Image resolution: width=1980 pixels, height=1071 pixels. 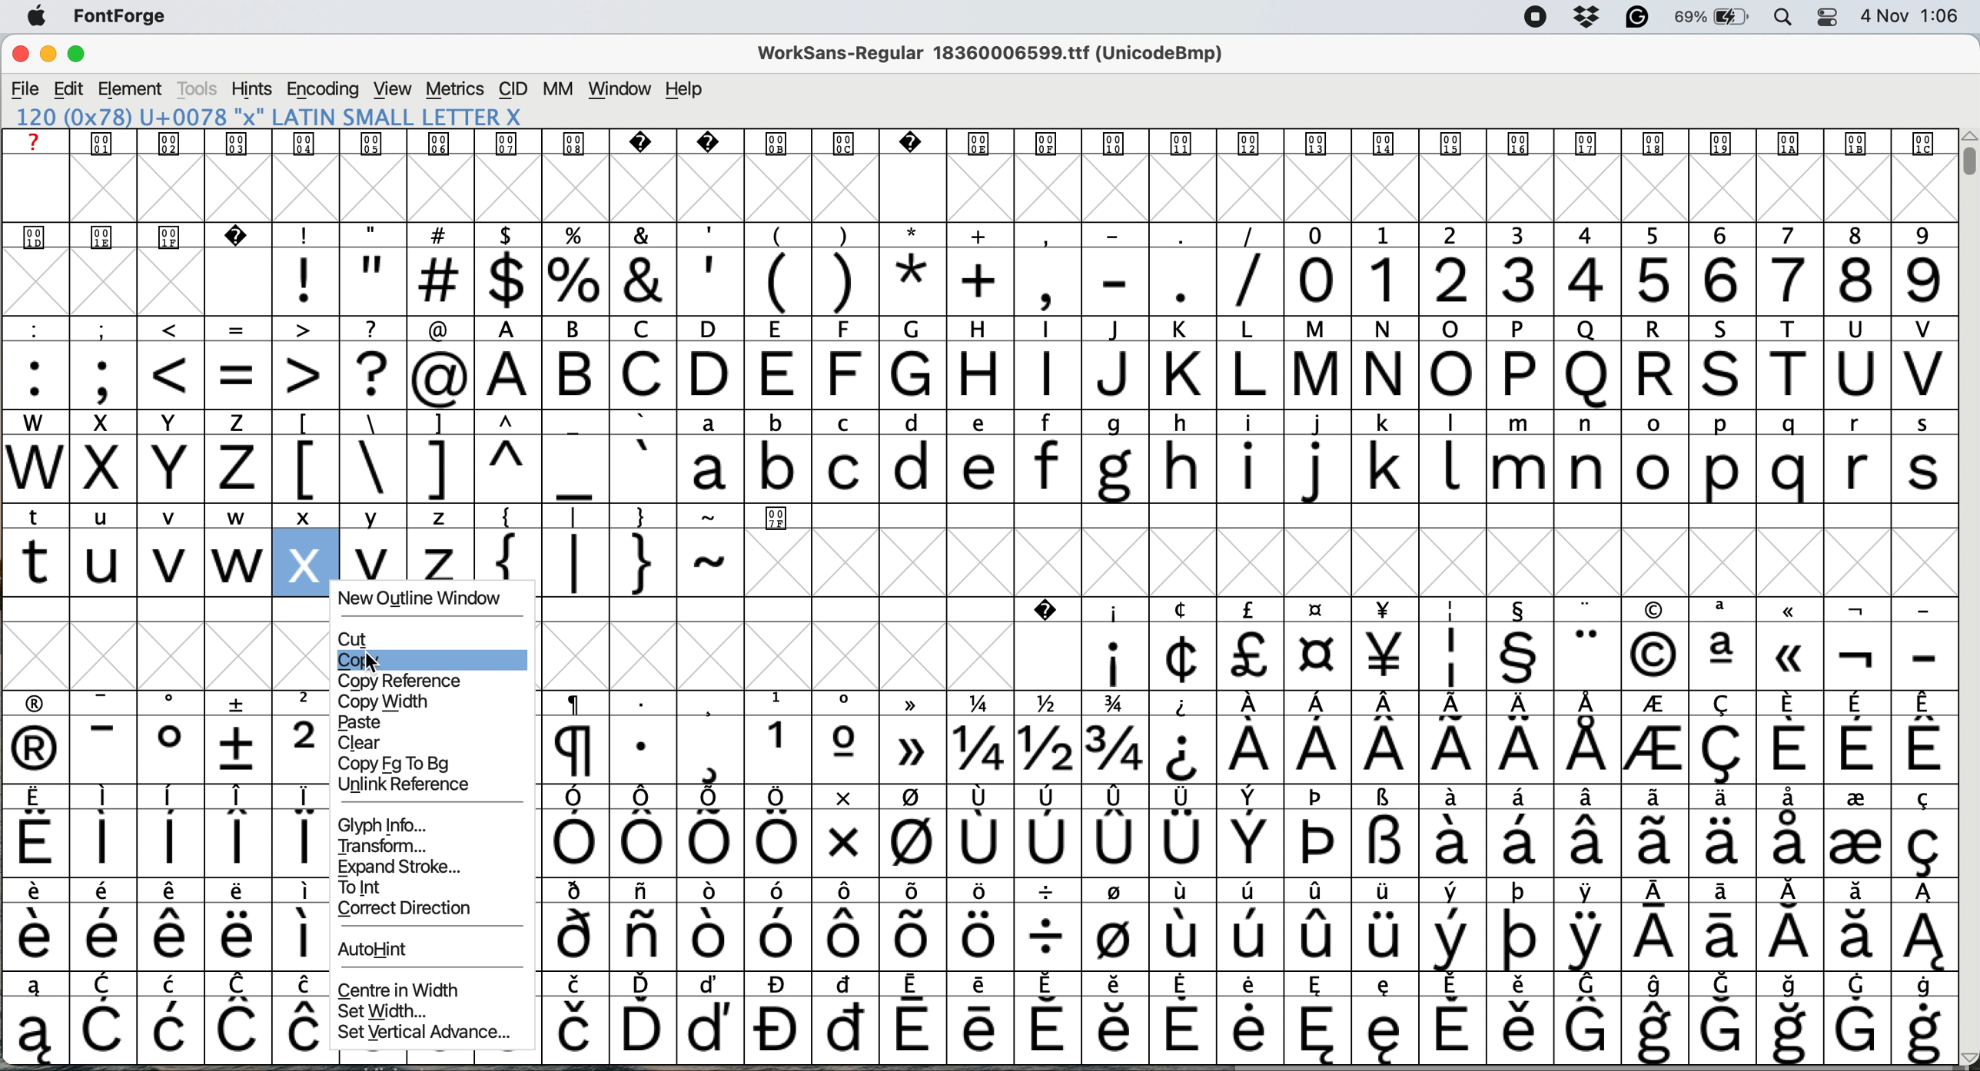 I want to click on special characters, so click(x=1257, y=982).